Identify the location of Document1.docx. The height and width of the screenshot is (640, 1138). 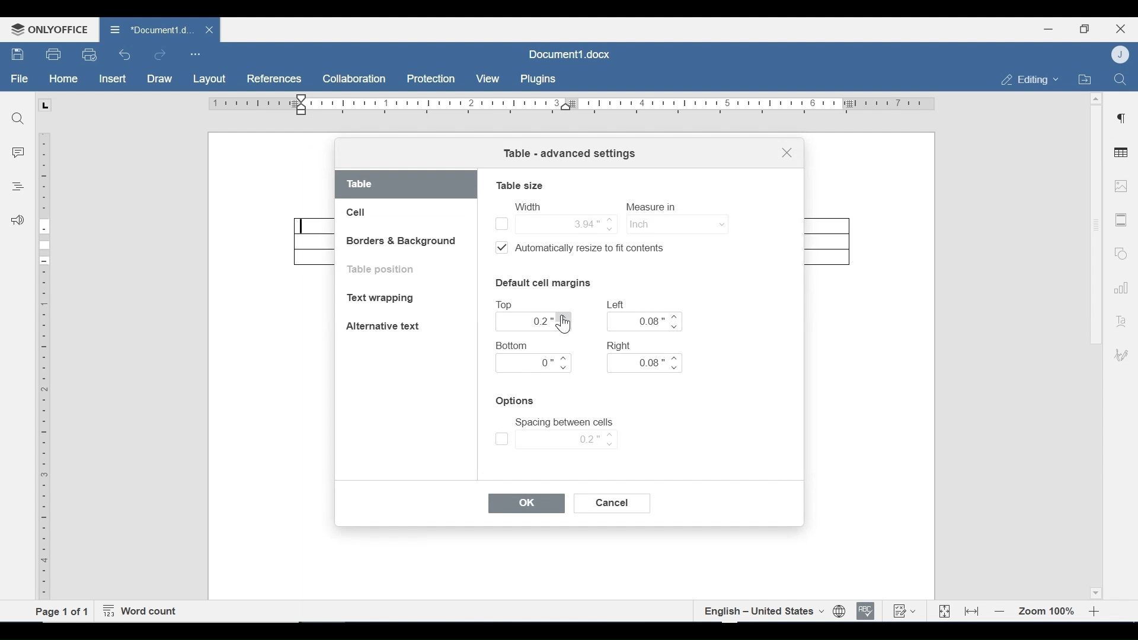
(571, 53).